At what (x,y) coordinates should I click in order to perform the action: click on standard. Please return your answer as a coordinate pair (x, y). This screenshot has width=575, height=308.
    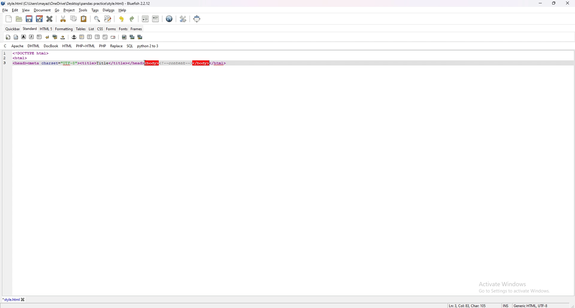
    Looking at the image, I should click on (30, 29).